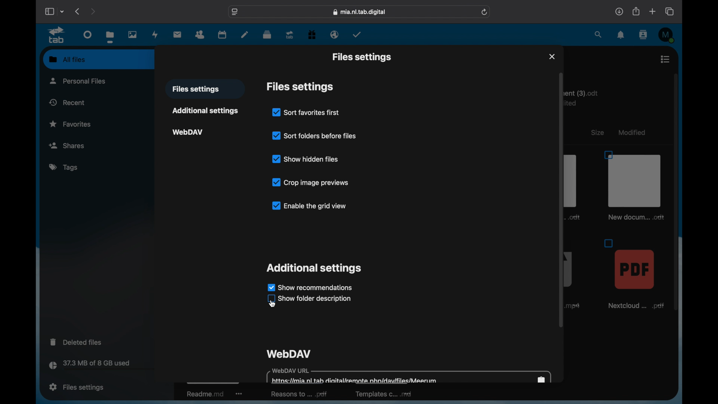 The image size is (718, 404). What do you see at coordinates (235, 11) in the screenshot?
I see `website settings` at bounding box center [235, 11].